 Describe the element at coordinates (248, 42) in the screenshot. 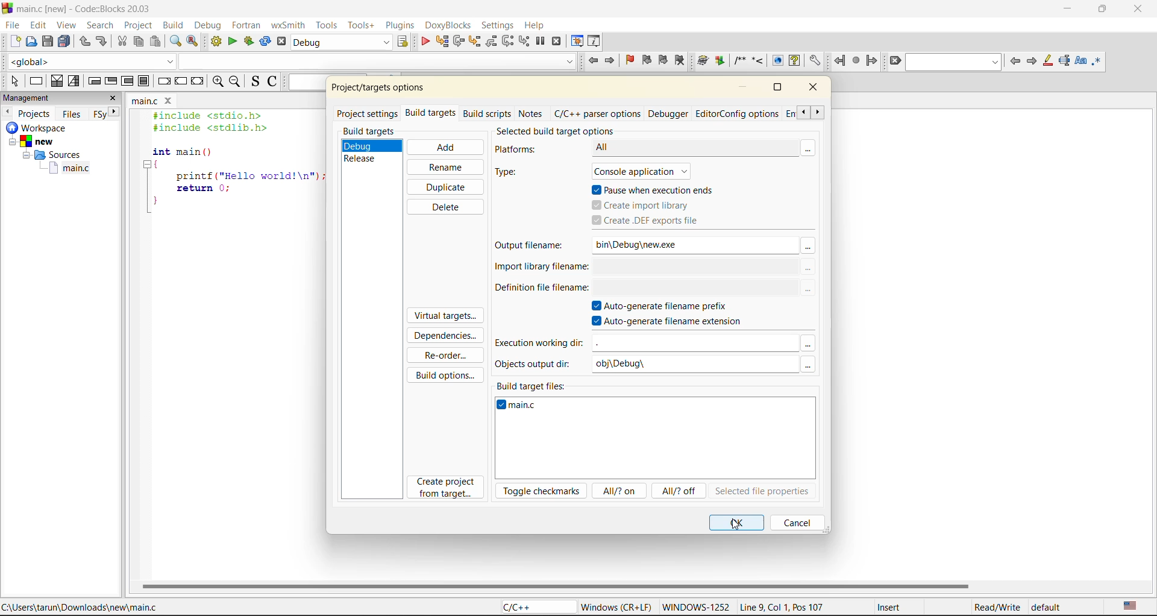

I see `build and run` at that location.